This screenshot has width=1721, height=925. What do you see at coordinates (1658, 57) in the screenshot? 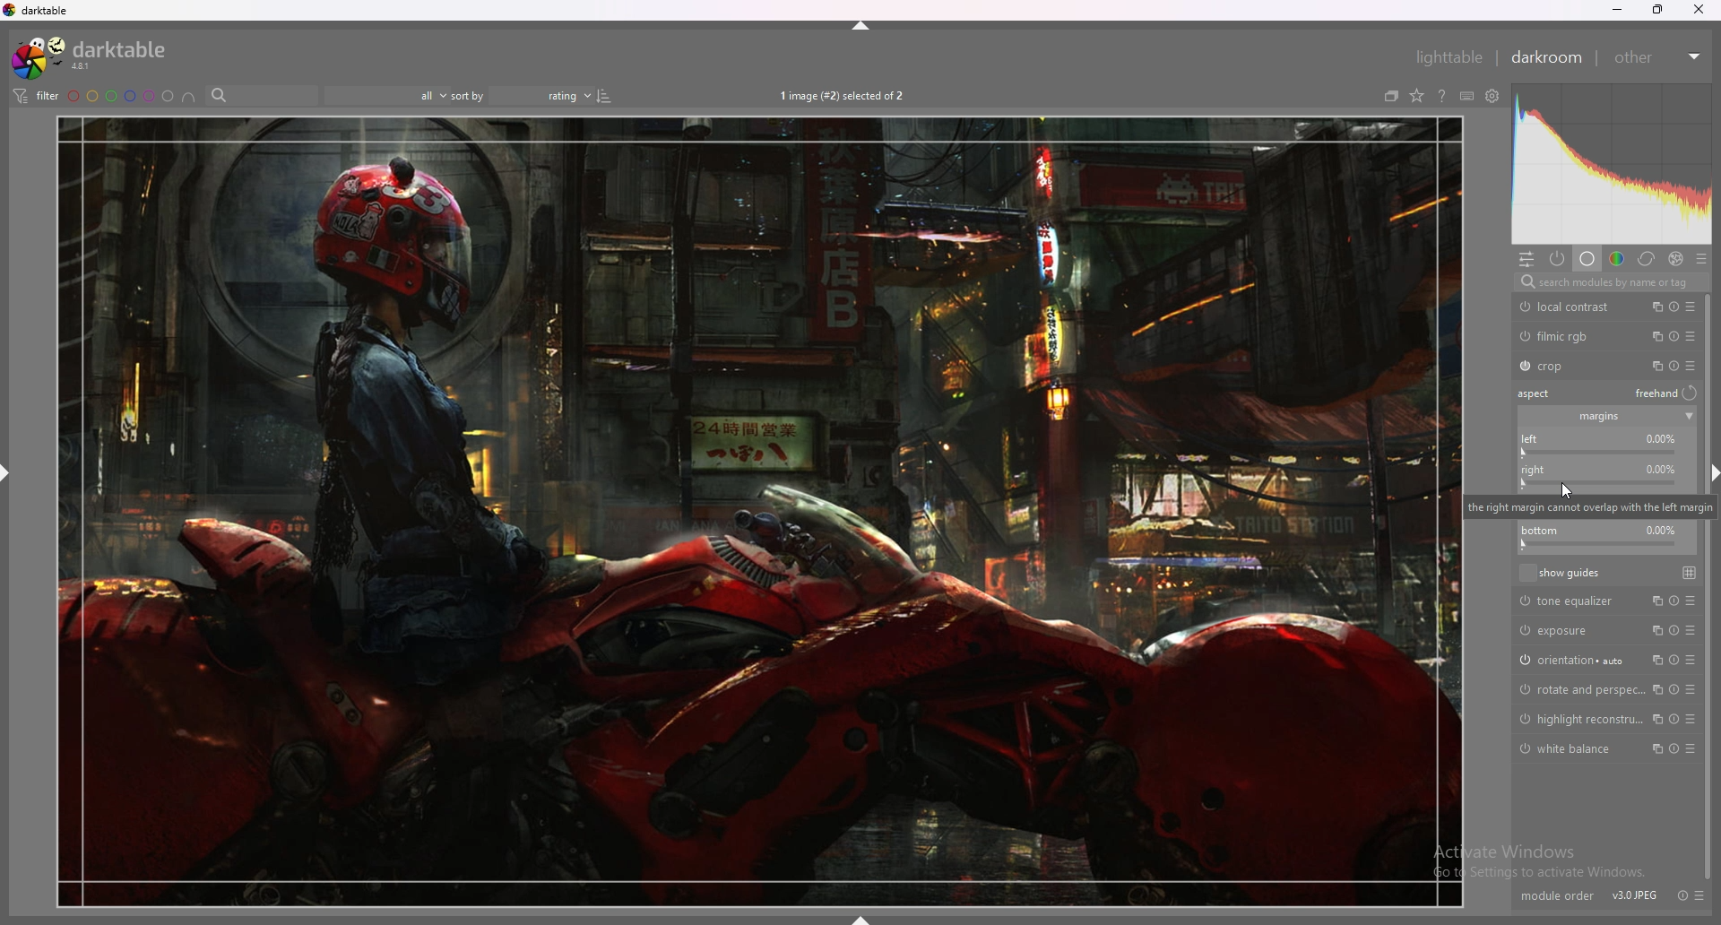
I see `other` at bounding box center [1658, 57].